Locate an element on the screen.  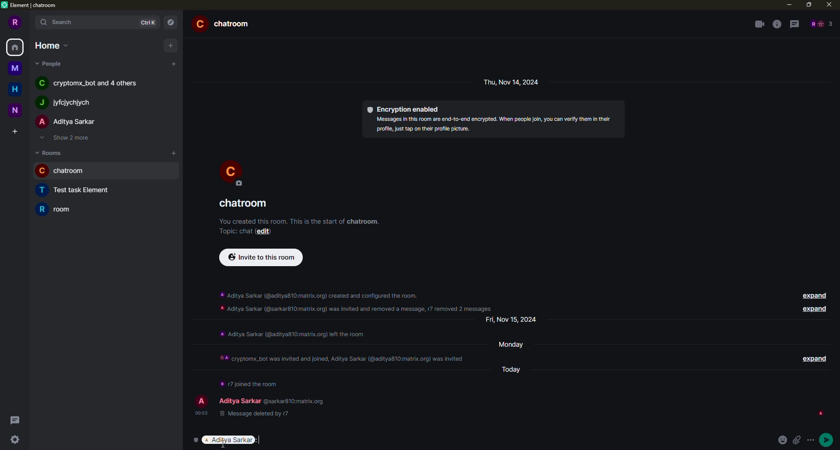
video call is located at coordinates (759, 24).